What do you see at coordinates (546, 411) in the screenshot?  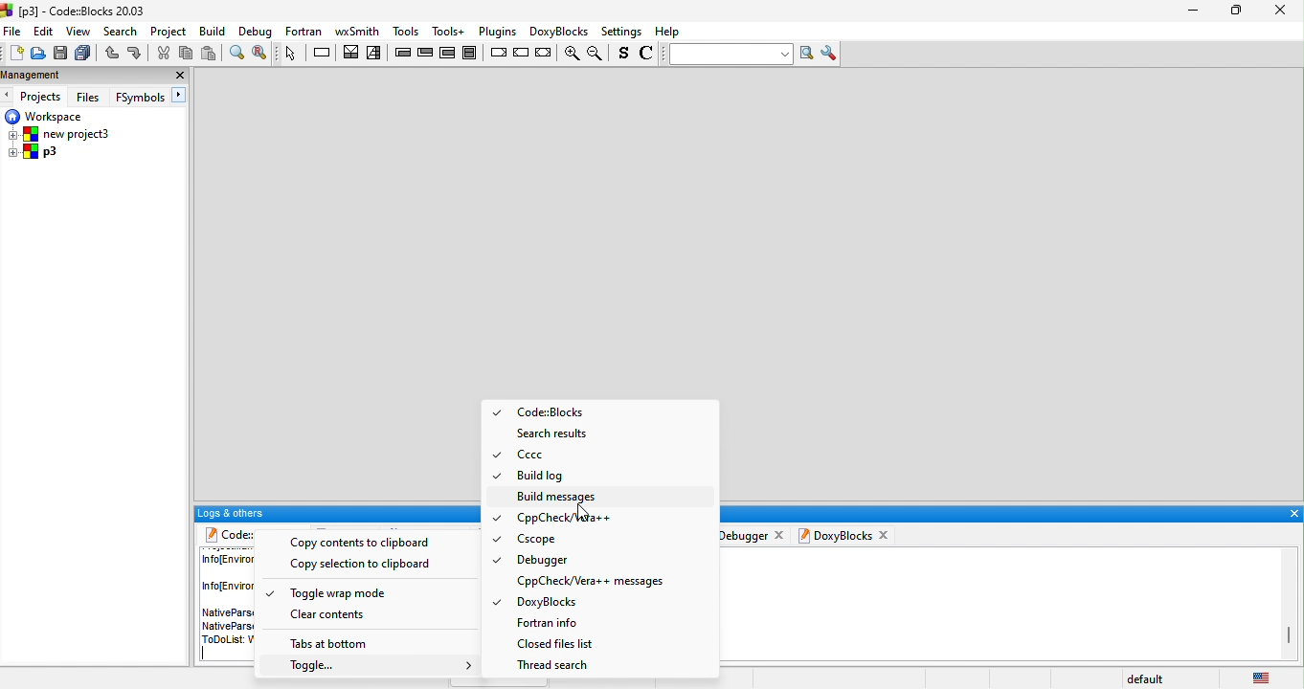 I see `codeblocks` at bounding box center [546, 411].